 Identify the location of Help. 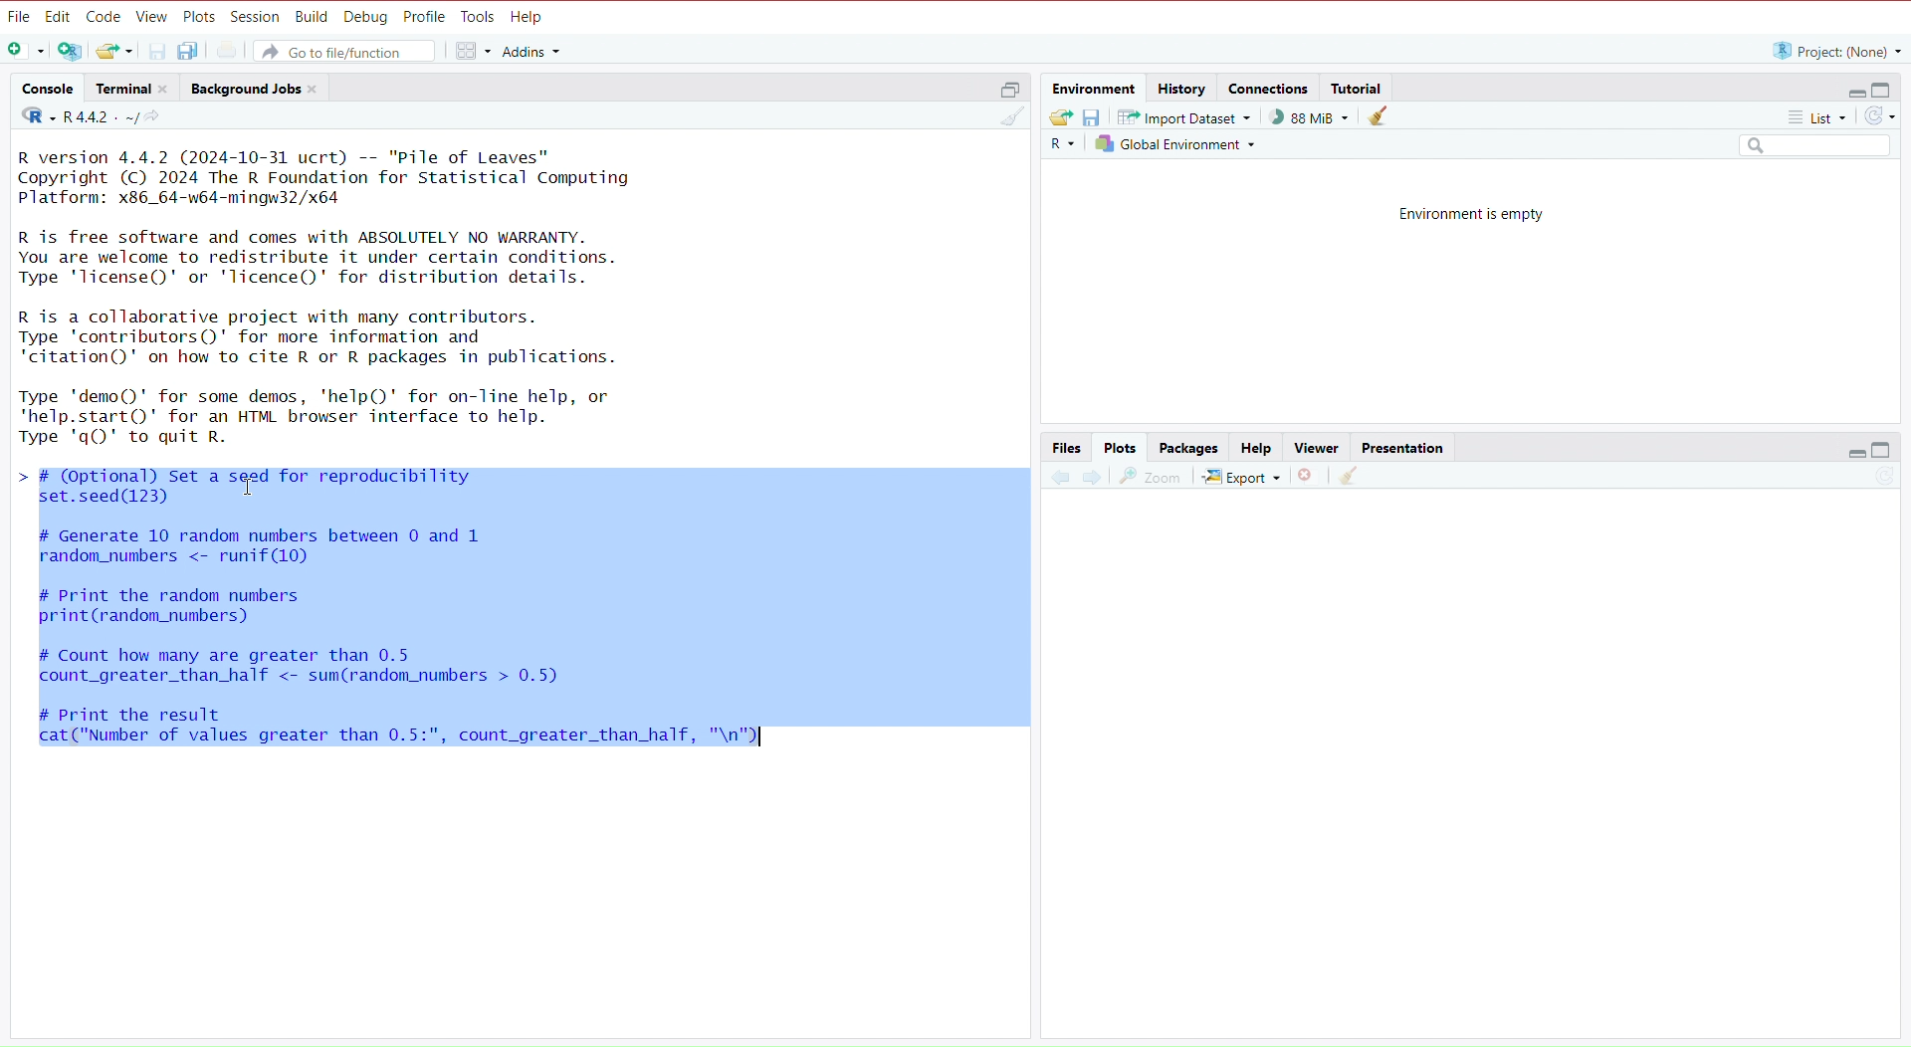
(528, 16).